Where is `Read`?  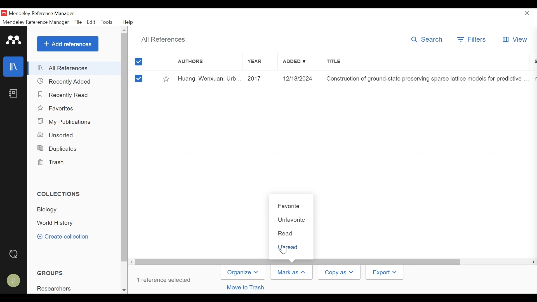
Read is located at coordinates (292, 233).